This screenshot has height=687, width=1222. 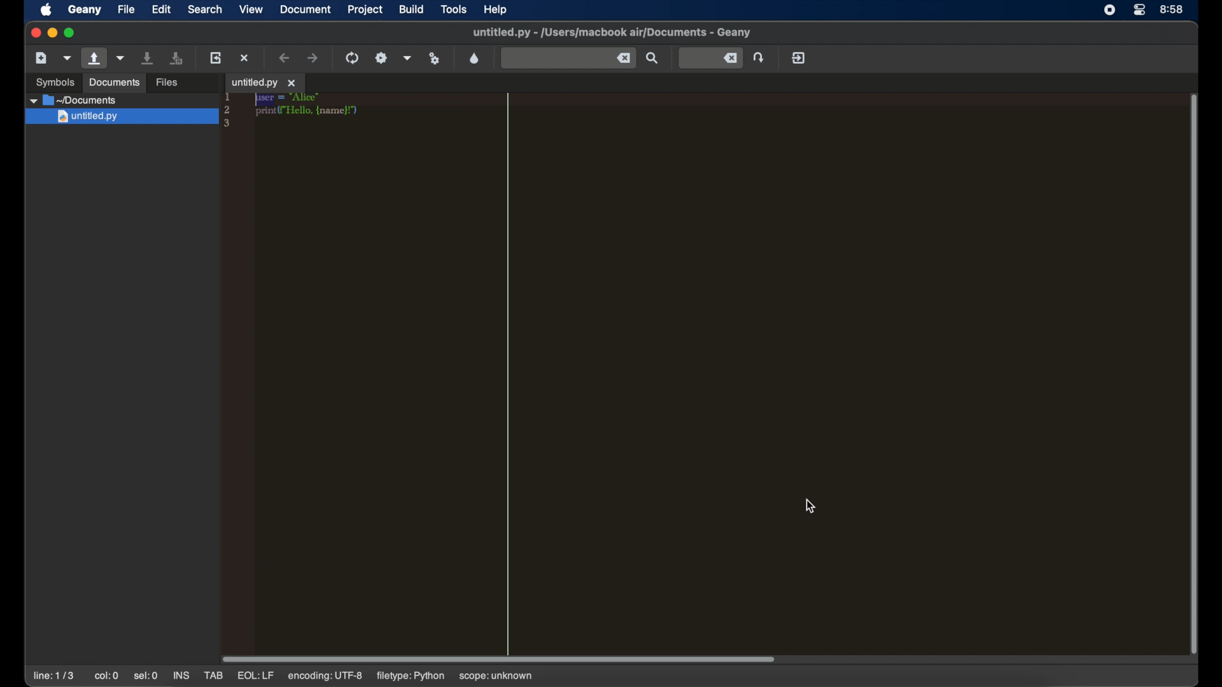 What do you see at coordinates (122, 118) in the screenshot?
I see `untitled.py` at bounding box center [122, 118].